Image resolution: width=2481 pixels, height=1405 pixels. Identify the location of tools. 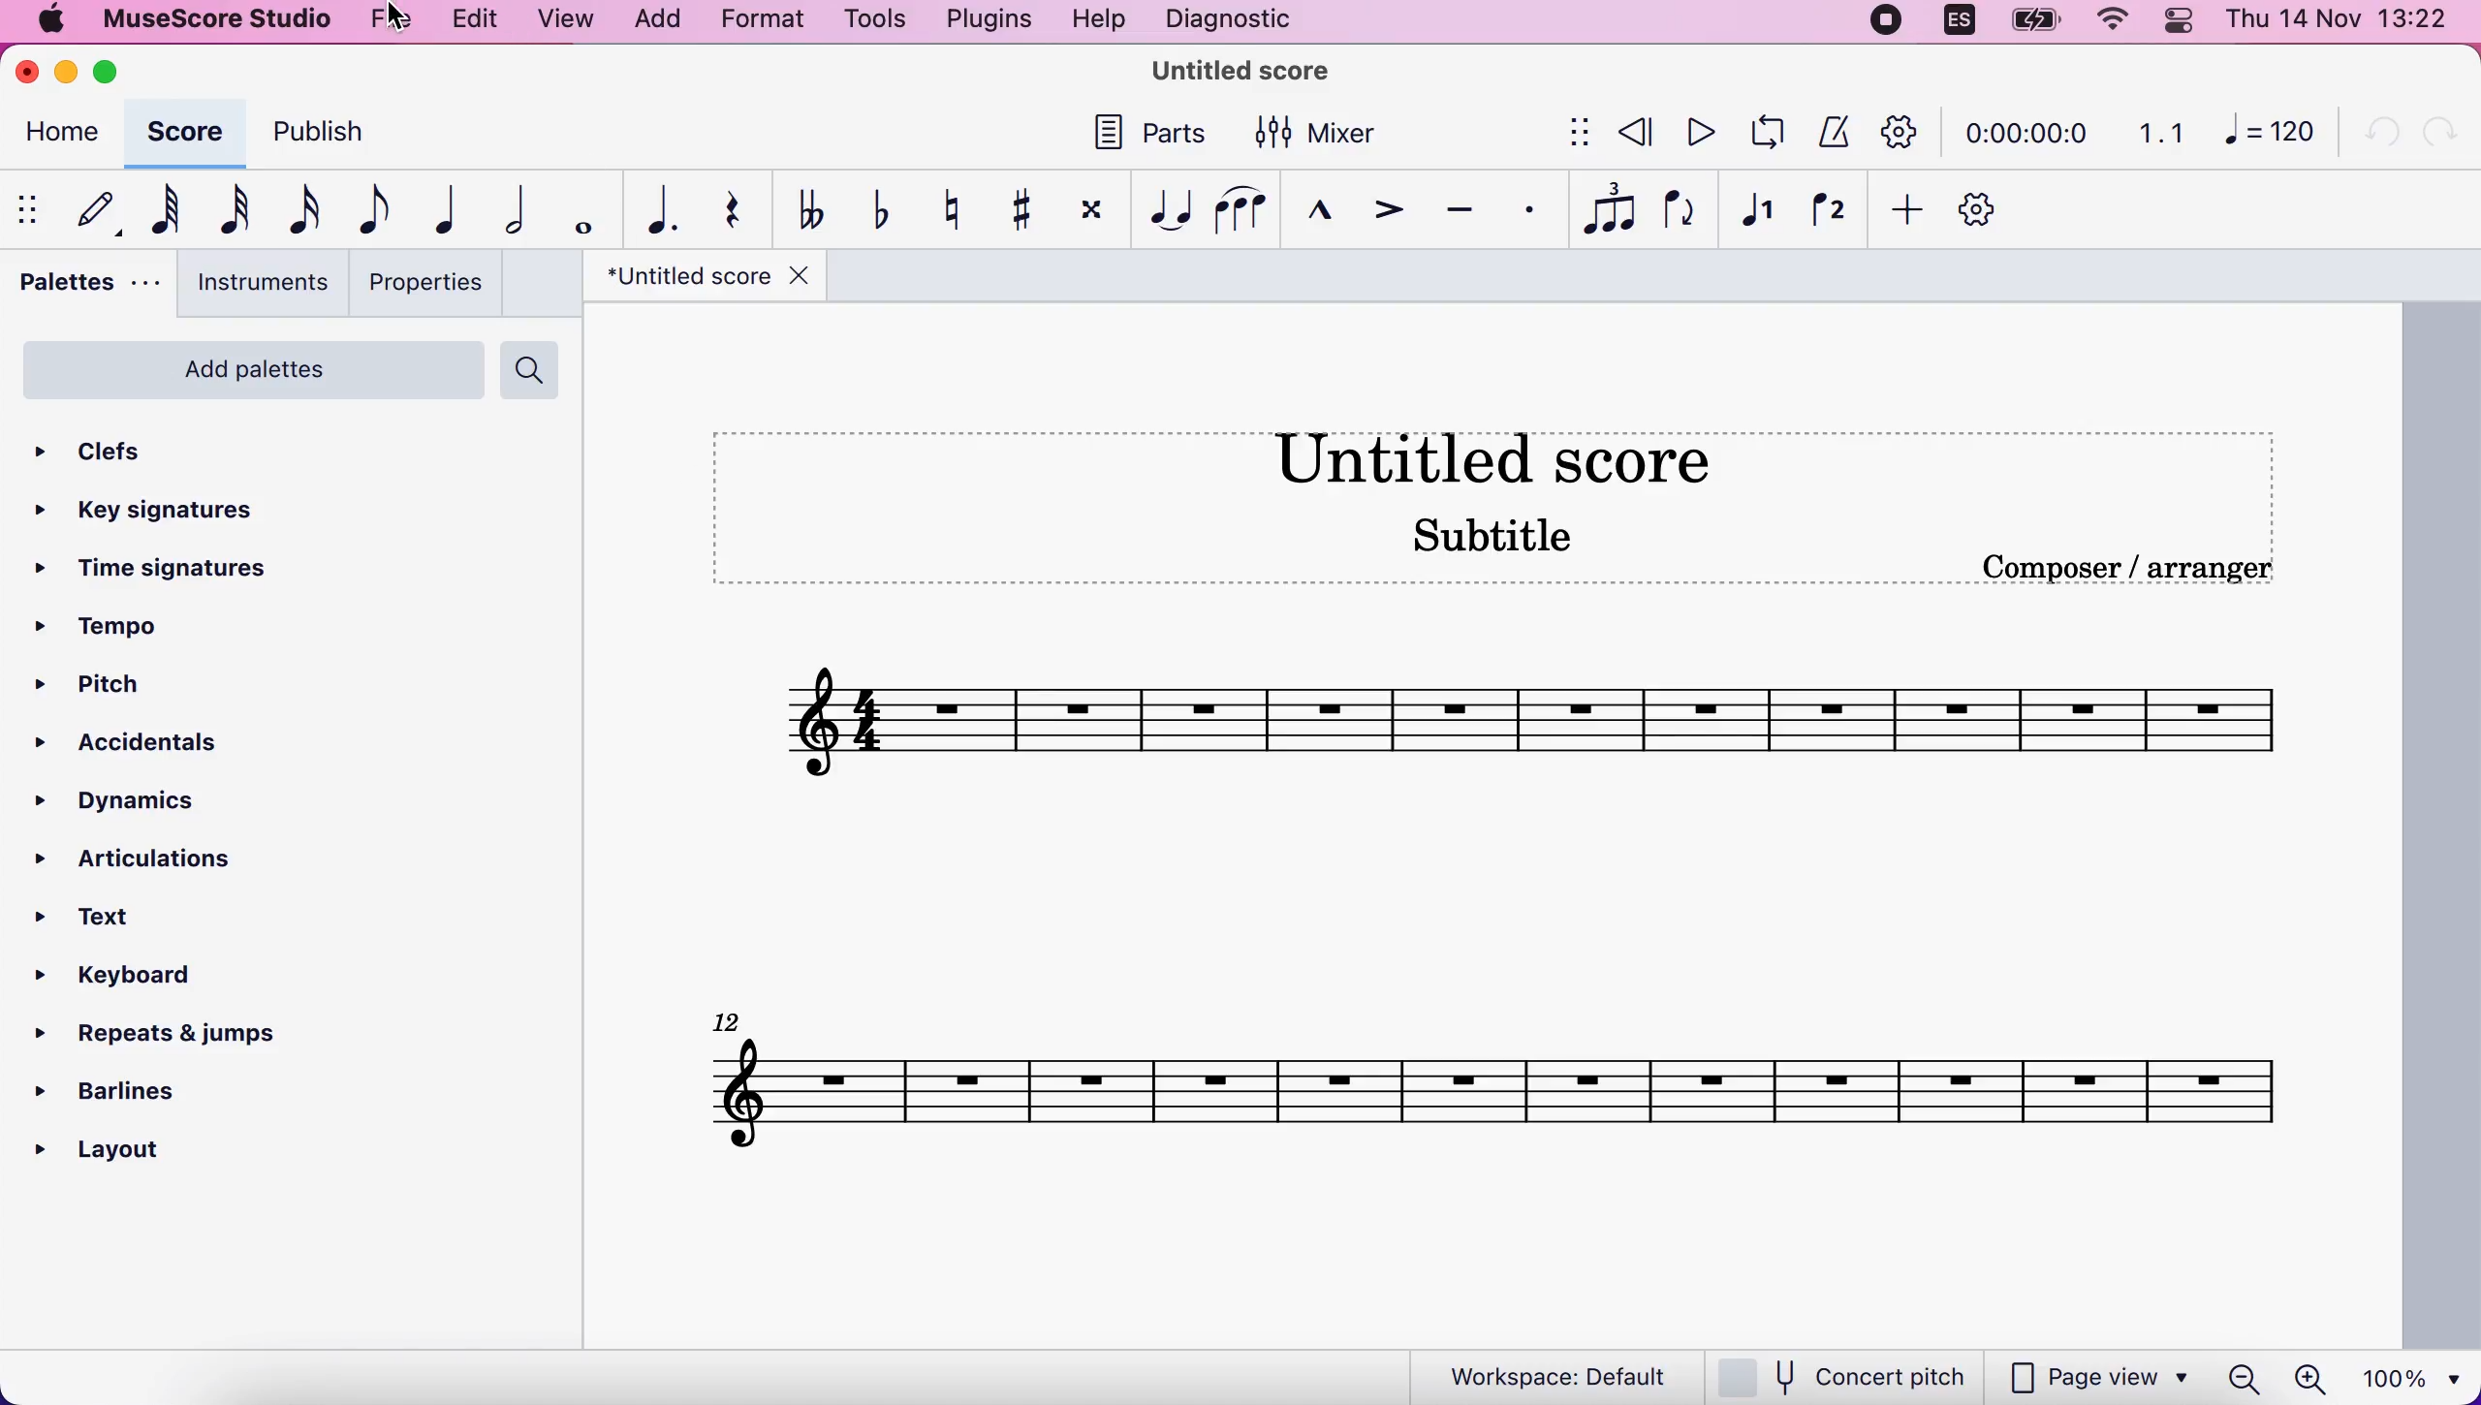
(866, 23).